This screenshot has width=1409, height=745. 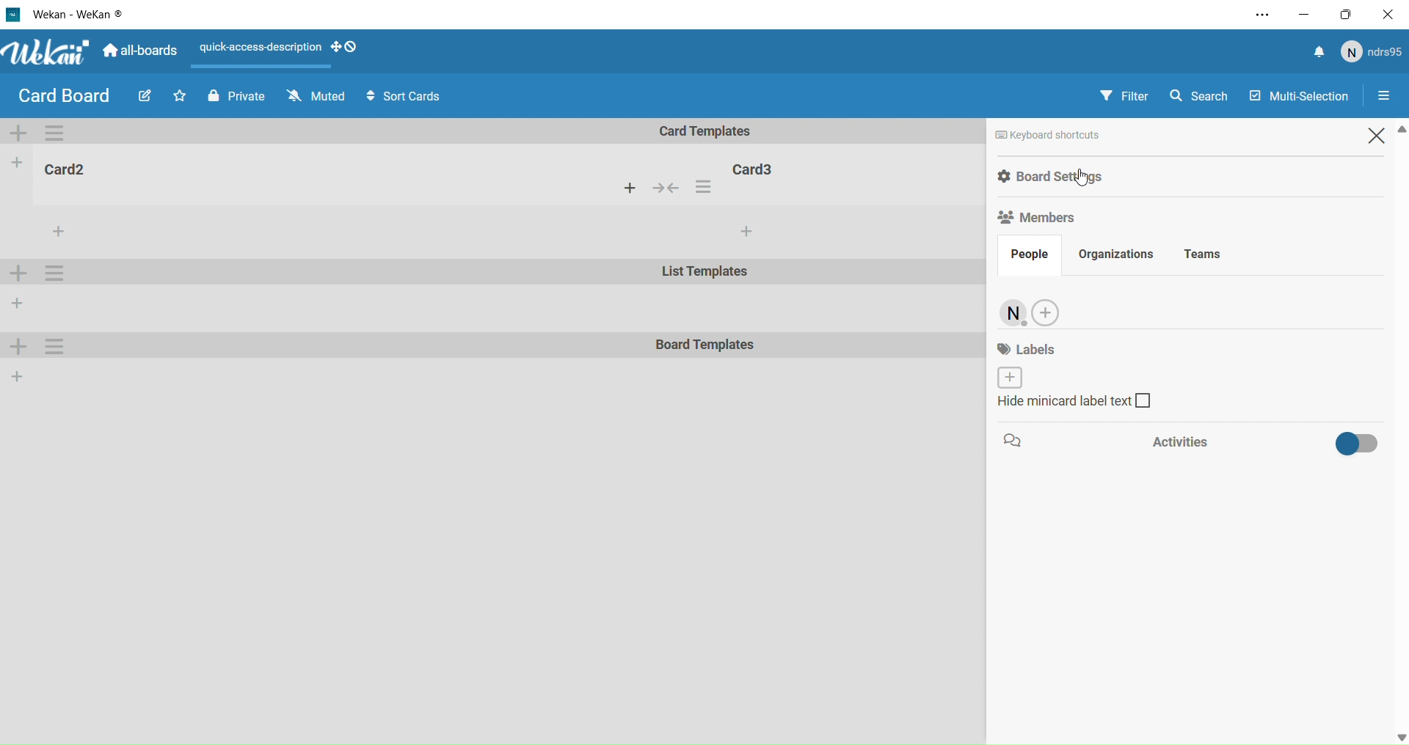 What do you see at coordinates (410, 97) in the screenshot?
I see `Sort Cards` at bounding box center [410, 97].